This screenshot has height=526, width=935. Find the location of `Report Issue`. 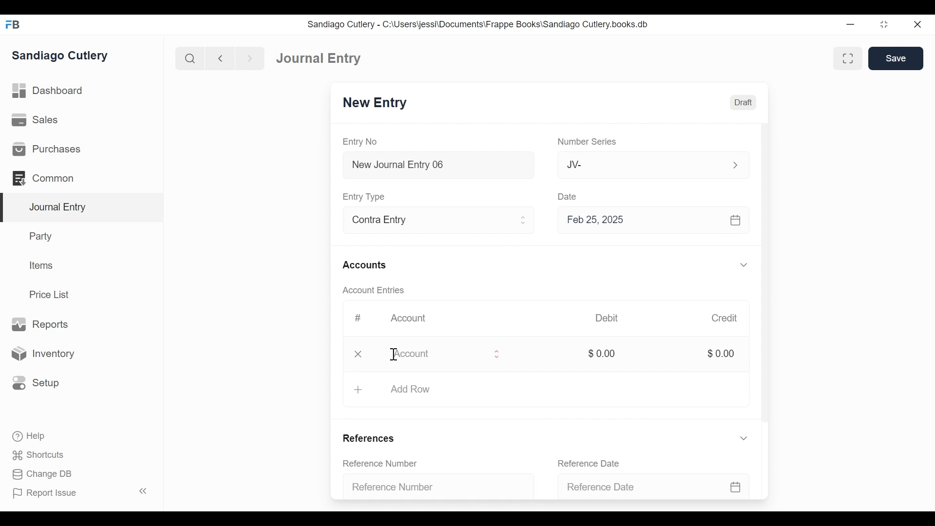

Report Issue is located at coordinates (82, 492).